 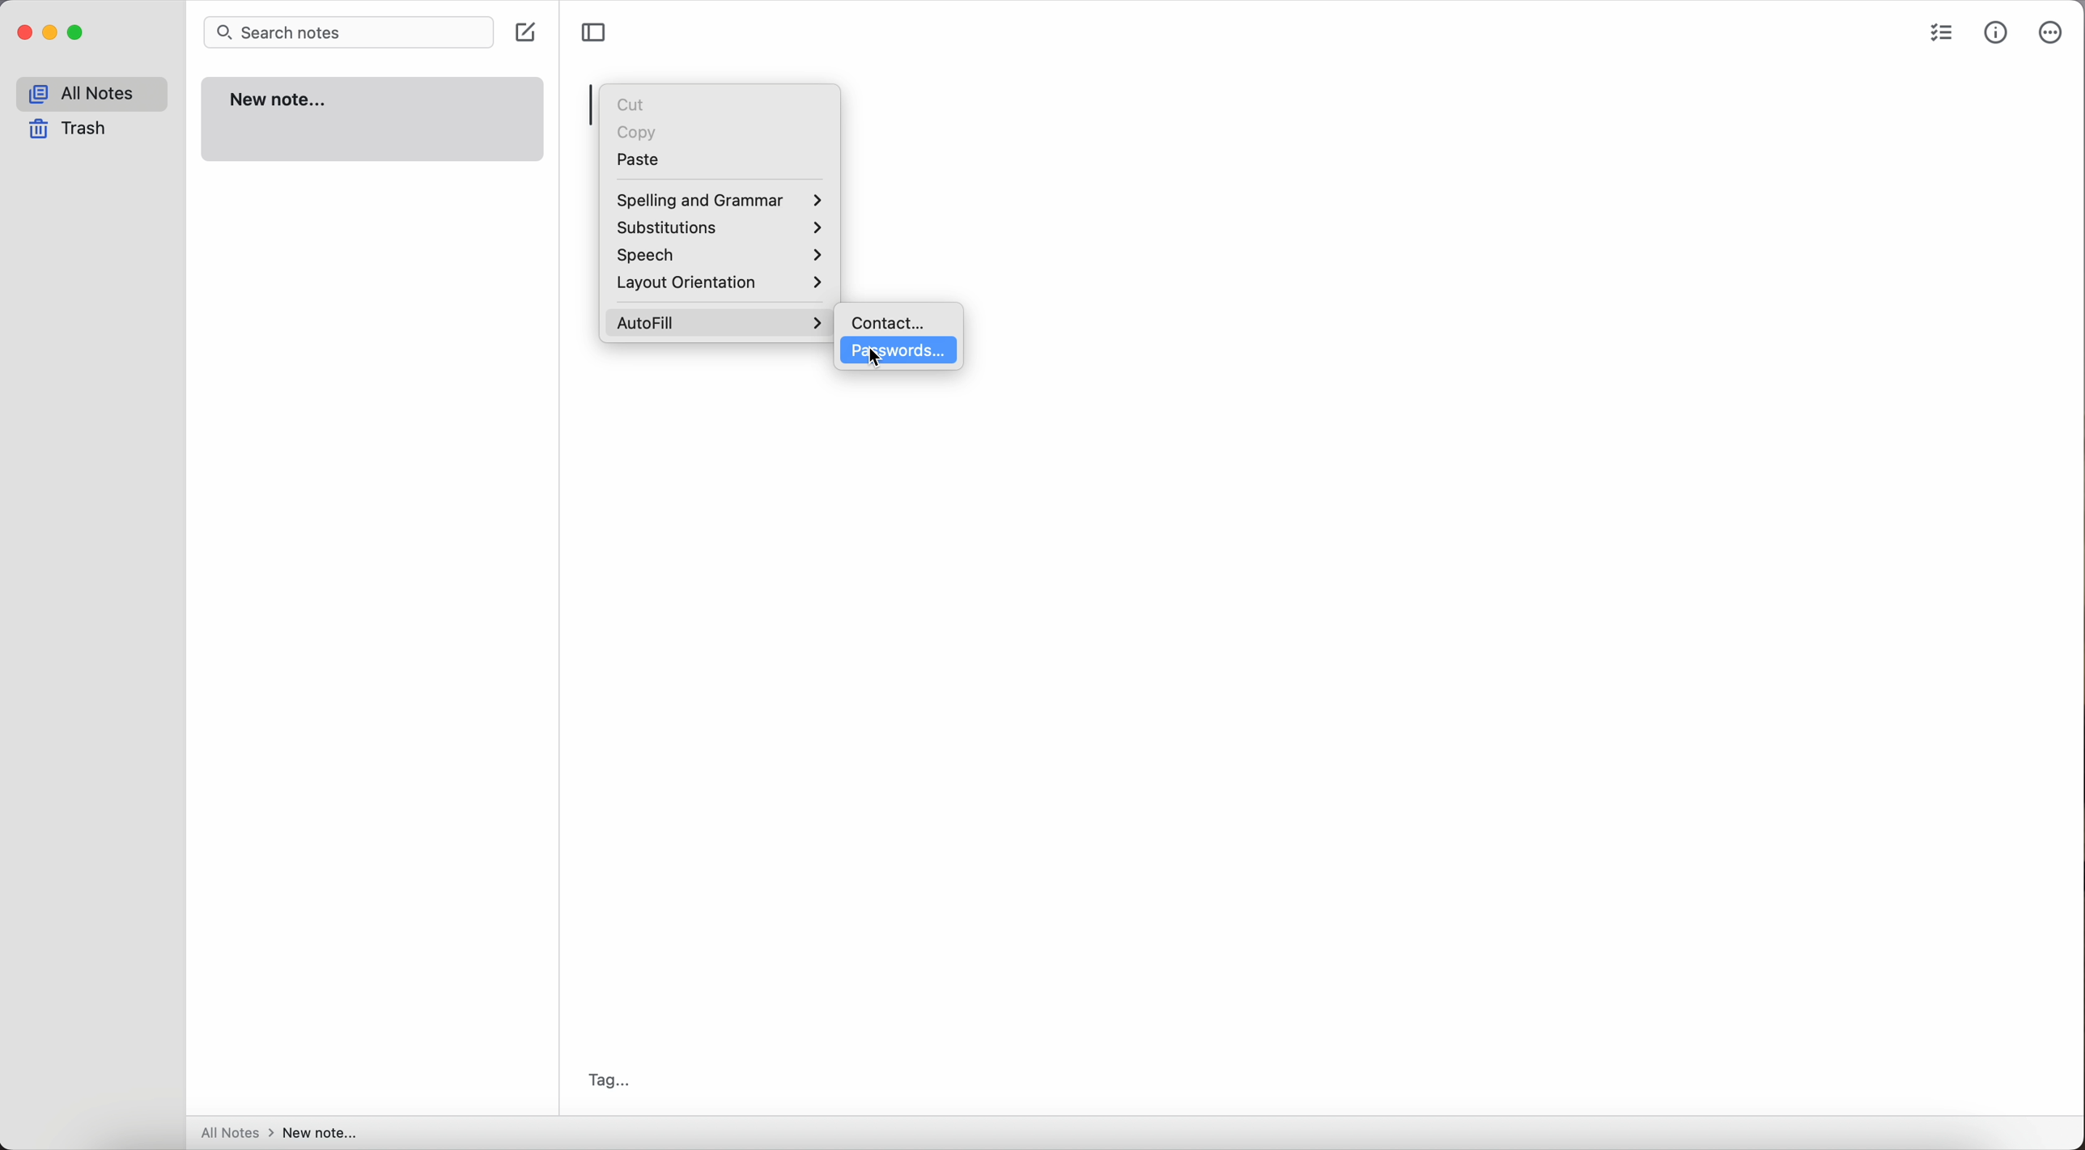 What do you see at coordinates (718, 286) in the screenshot?
I see `layout orientation` at bounding box center [718, 286].